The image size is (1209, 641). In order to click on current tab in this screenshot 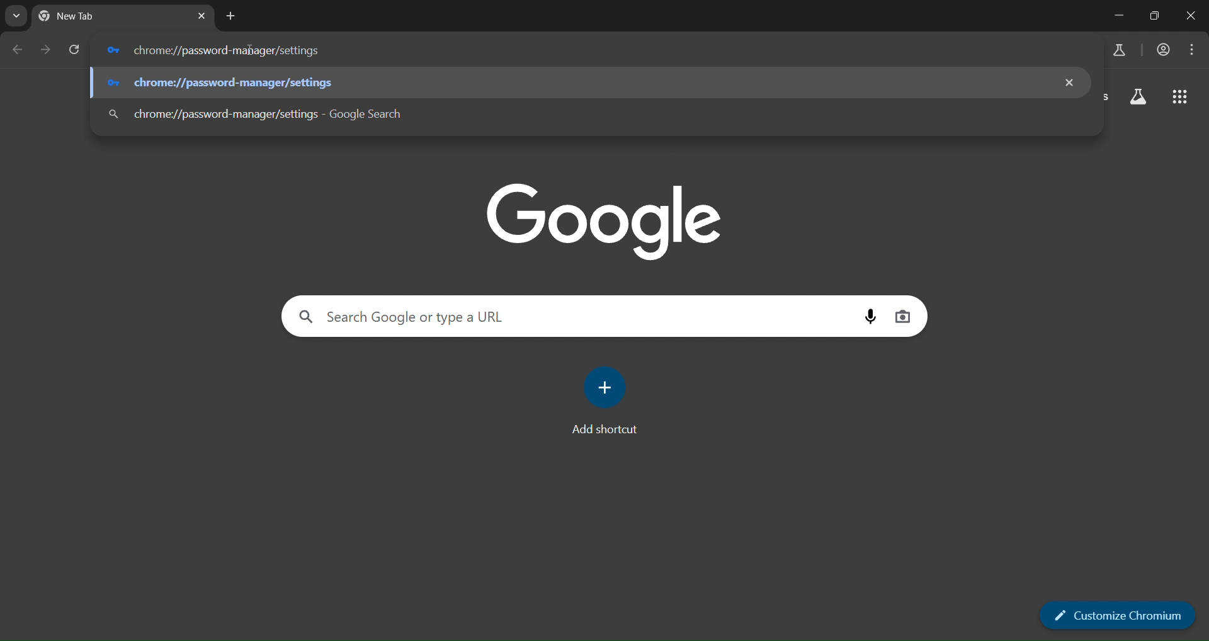, I will do `click(104, 18)`.